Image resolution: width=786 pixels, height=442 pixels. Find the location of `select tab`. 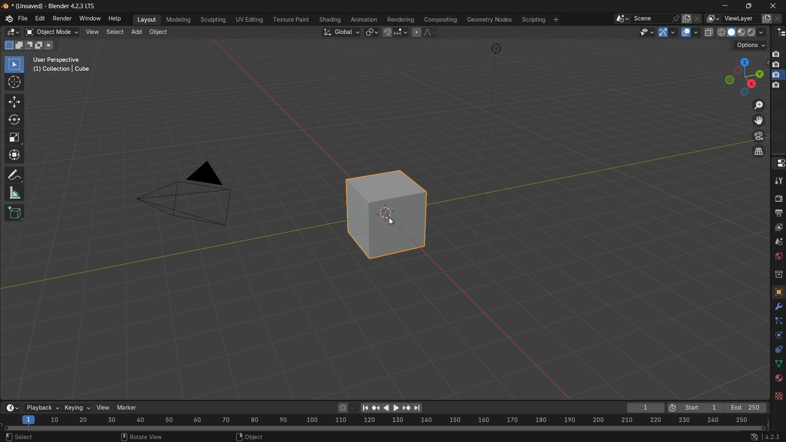

select tab is located at coordinates (116, 32).